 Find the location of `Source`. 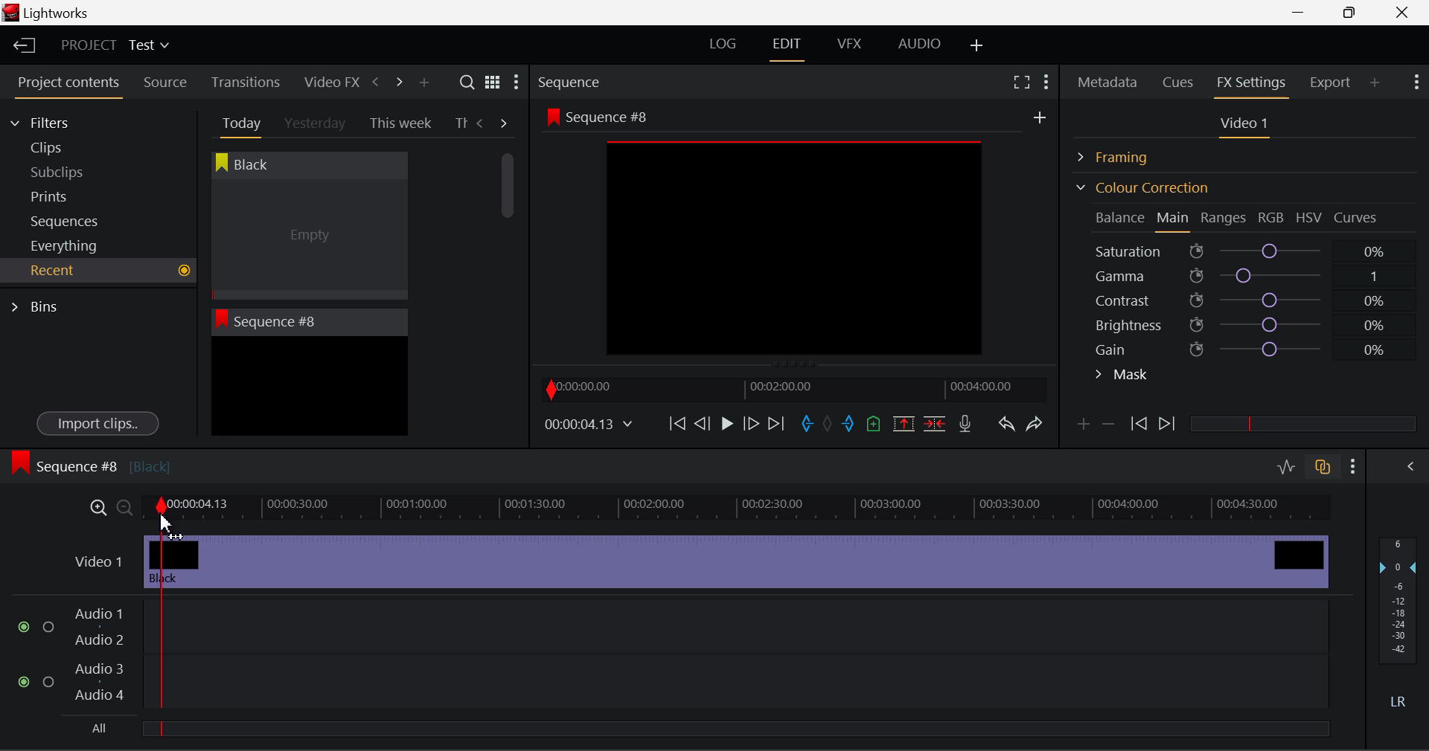

Source is located at coordinates (165, 83).